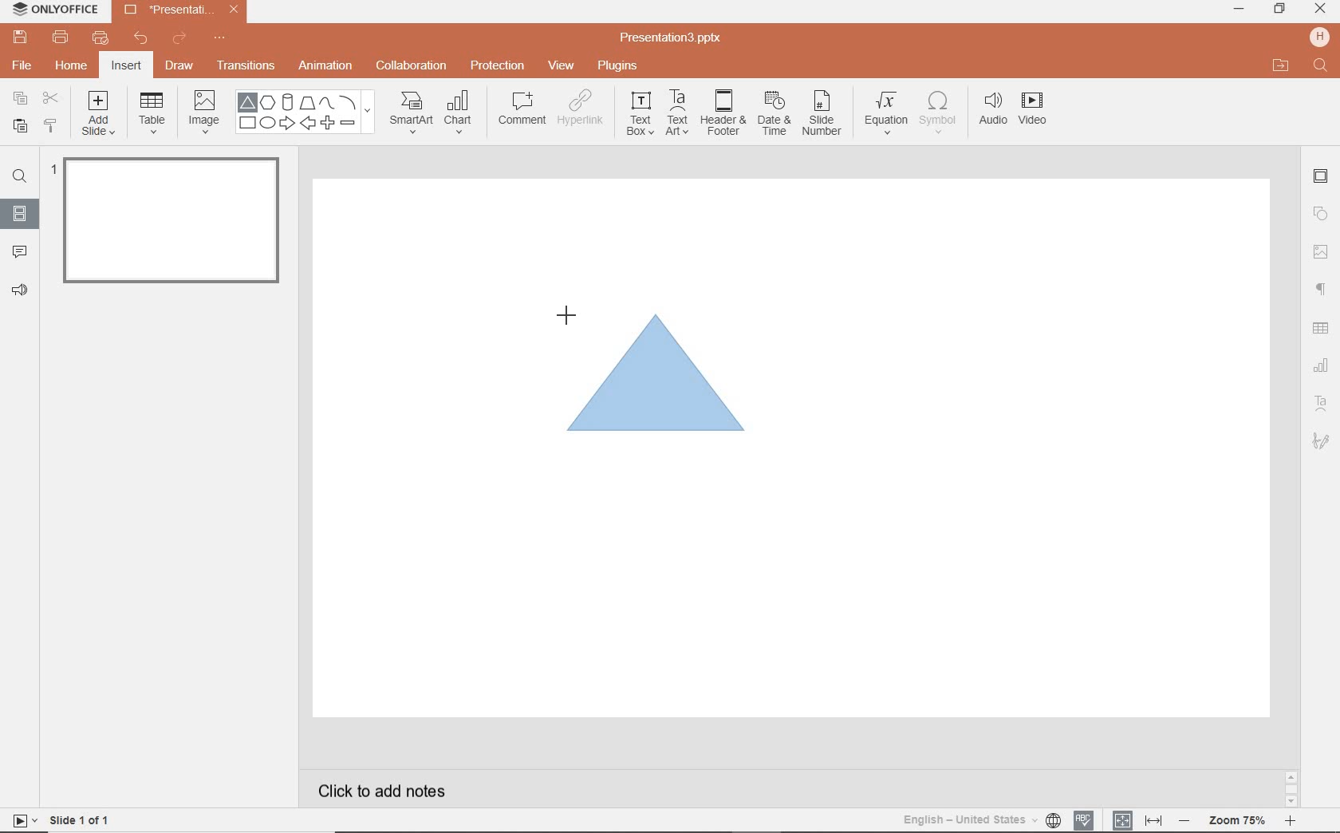  I want to click on EQUATION, so click(887, 116).